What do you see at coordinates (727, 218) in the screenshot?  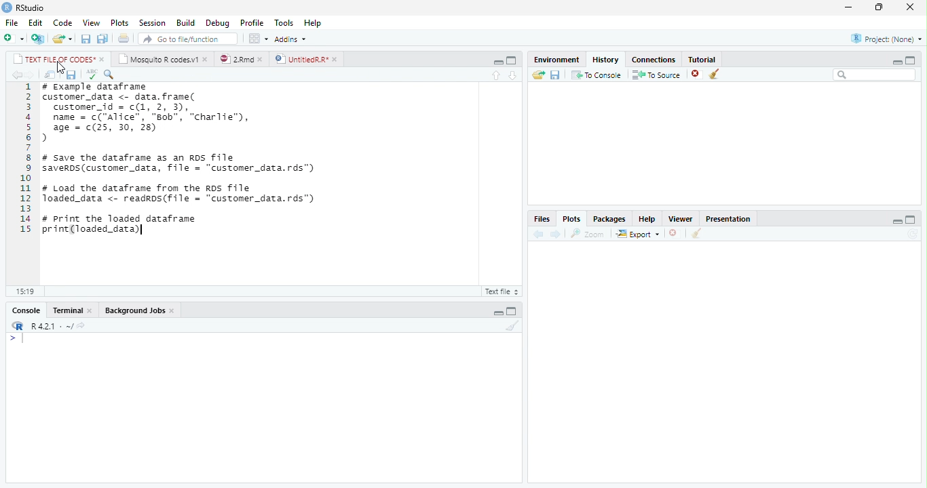 I see `Presentation` at bounding box center [727, 218].